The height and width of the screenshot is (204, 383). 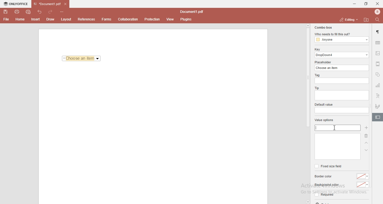 What do you see at coordinates (348, 19) in the screenshot?
I see `editing` at bounding box center [348, 19].